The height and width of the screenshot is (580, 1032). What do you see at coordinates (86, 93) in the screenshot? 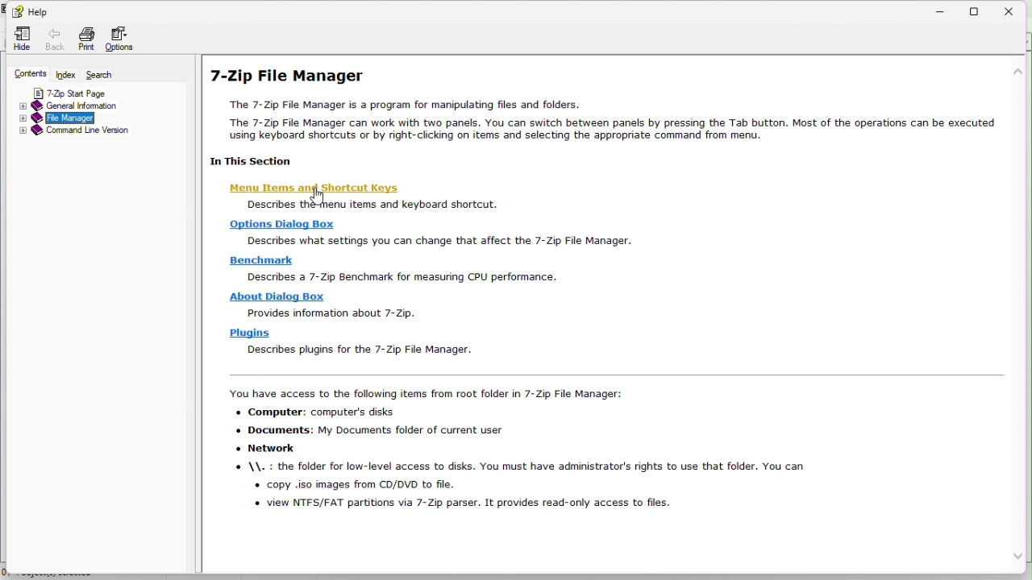
I see `7 zip start page` at bounding box center [86, 93].